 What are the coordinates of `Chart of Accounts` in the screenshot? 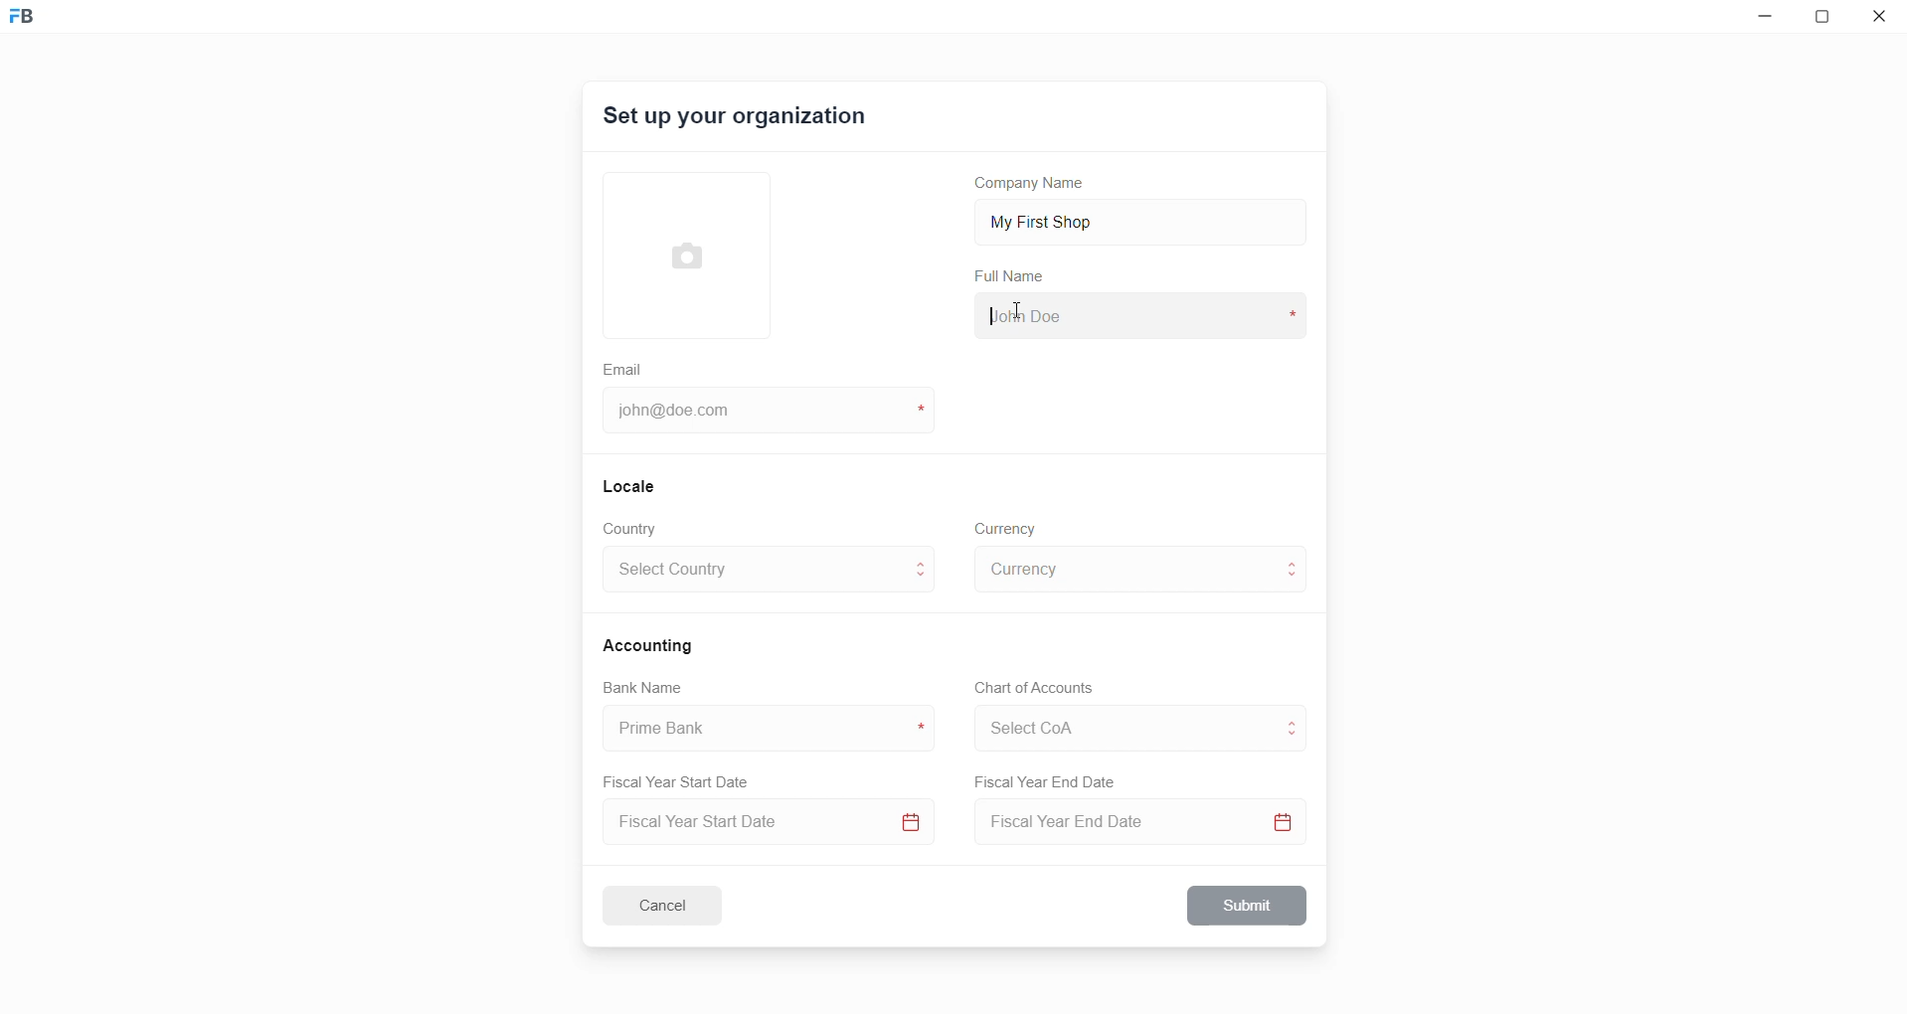 It's located at (1028, 688).